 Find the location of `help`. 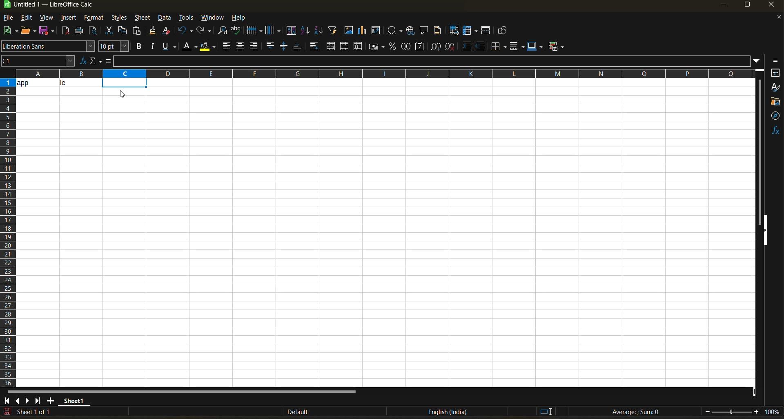

help is located at coordinates (241, 18).